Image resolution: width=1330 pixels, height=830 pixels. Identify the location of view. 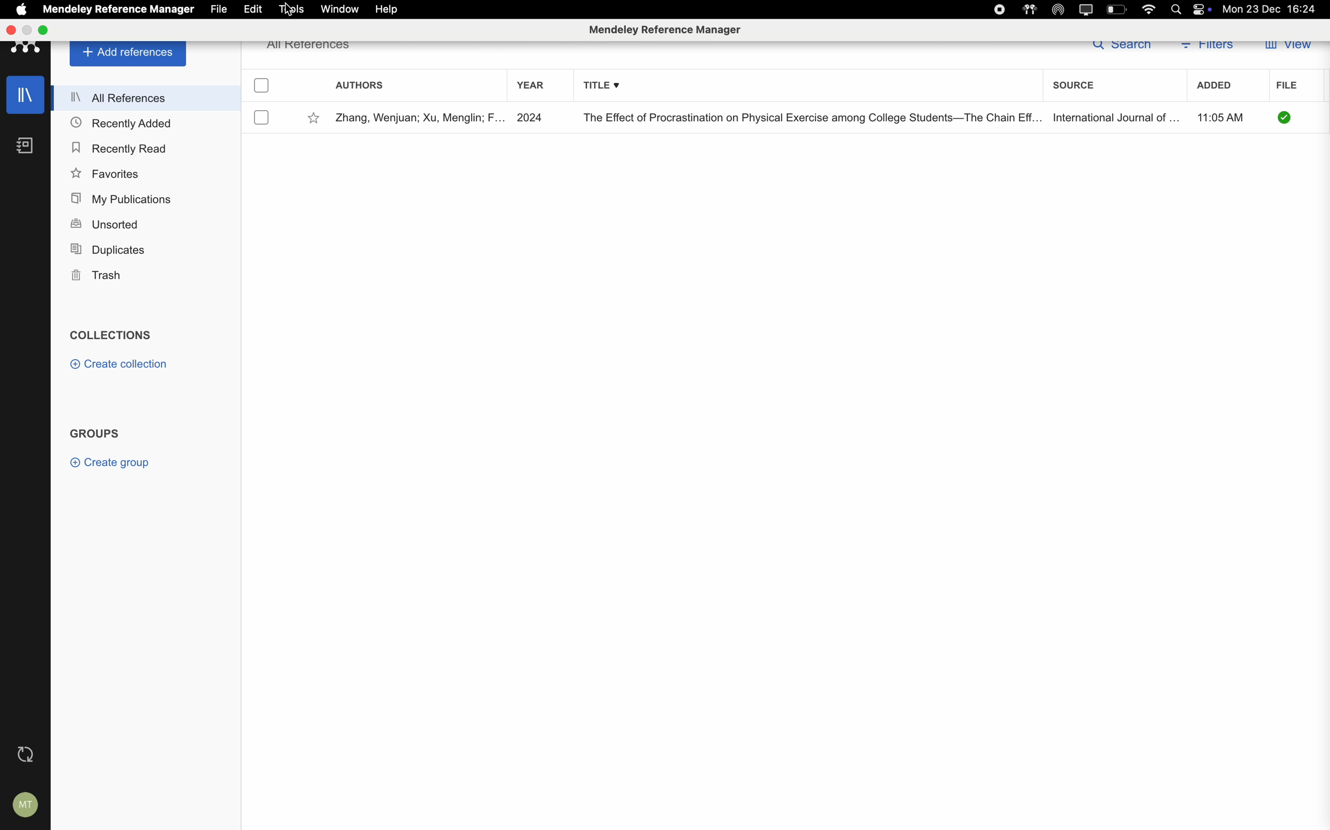
(1288, 48).